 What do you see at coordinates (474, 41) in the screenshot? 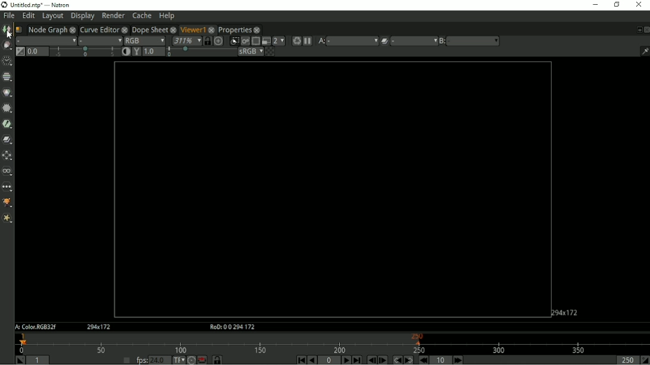
I see `b menu` at bounding box center [474, 41].